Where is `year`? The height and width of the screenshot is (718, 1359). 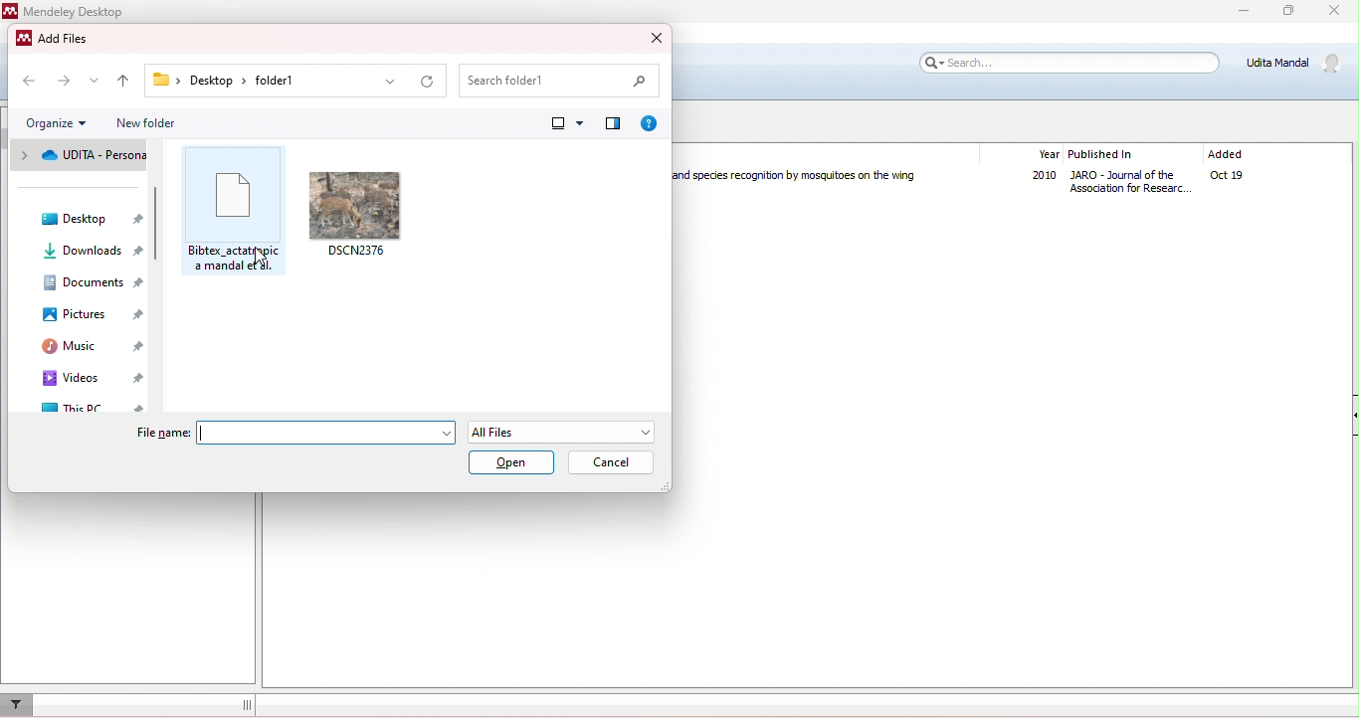 year is located at coordinates (1043, 155).